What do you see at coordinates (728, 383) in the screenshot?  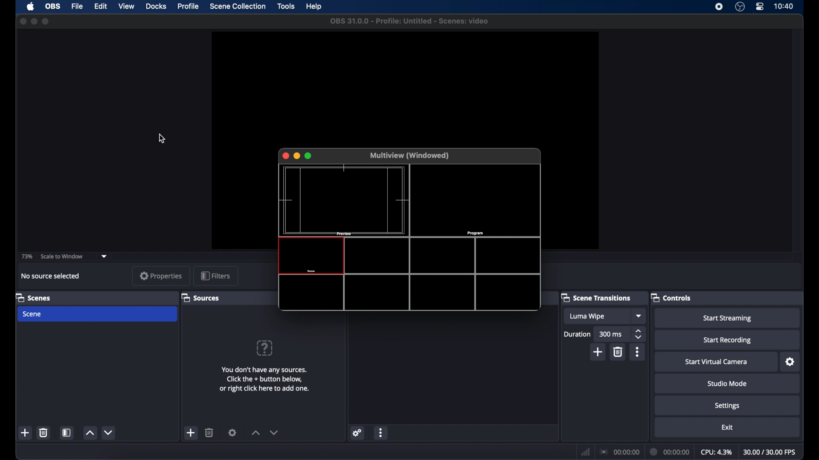 I see `studiomode` at bounding box center [728, 383].